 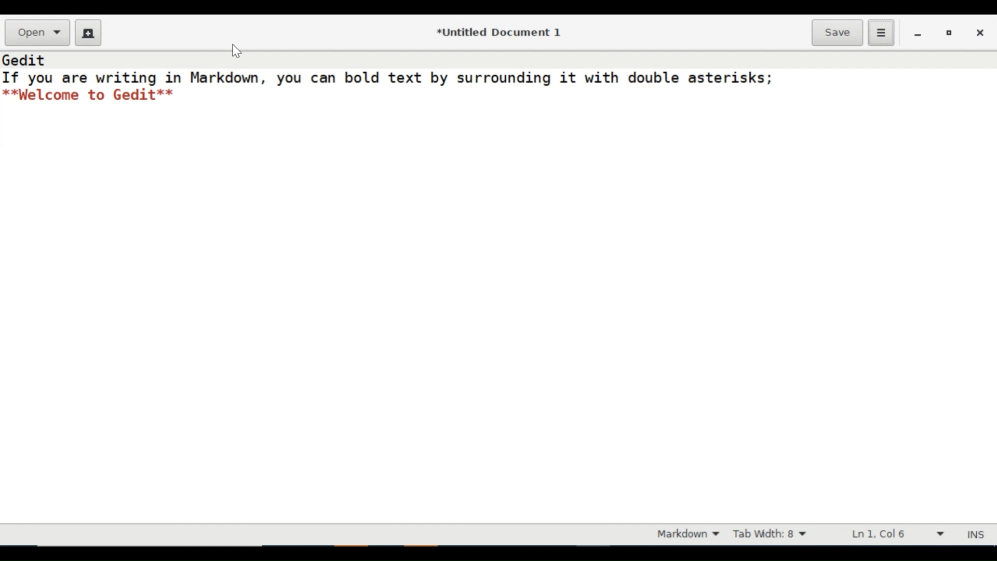 I want to click on Create a new Document, so click(x=88, y=32).